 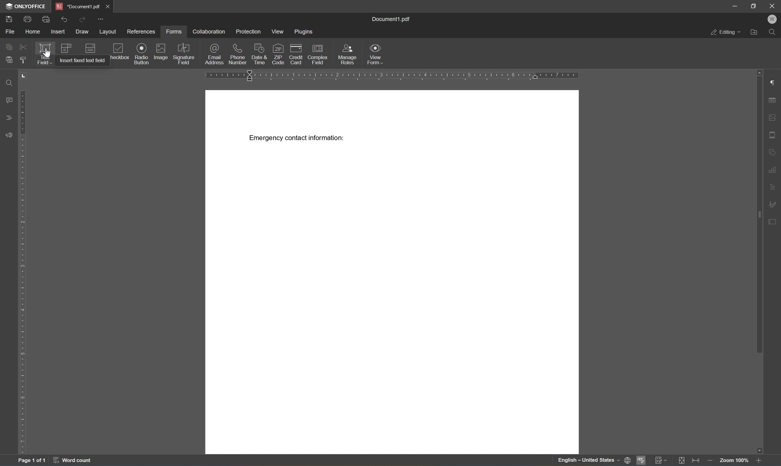 What do you see at coordinates (107, 5) in the screenshot?
I see `close` at bounding box center [107, 5].